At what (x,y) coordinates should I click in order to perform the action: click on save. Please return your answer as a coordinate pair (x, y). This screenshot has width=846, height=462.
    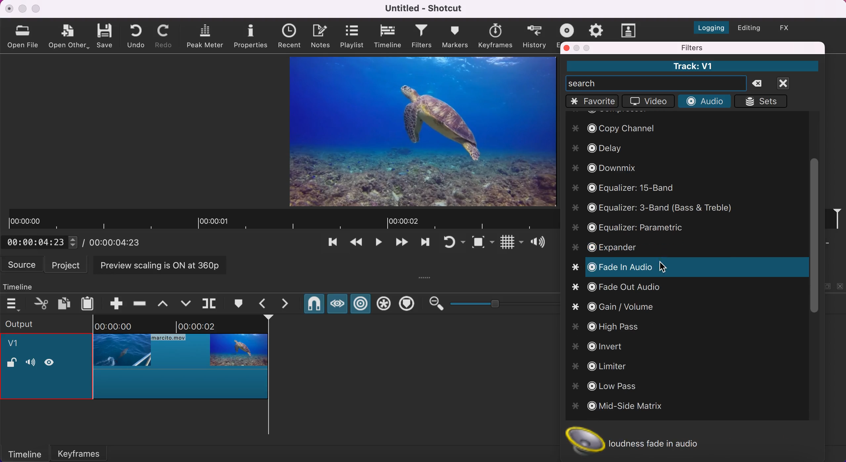
    Looking at the image, I should click on (106, 35).